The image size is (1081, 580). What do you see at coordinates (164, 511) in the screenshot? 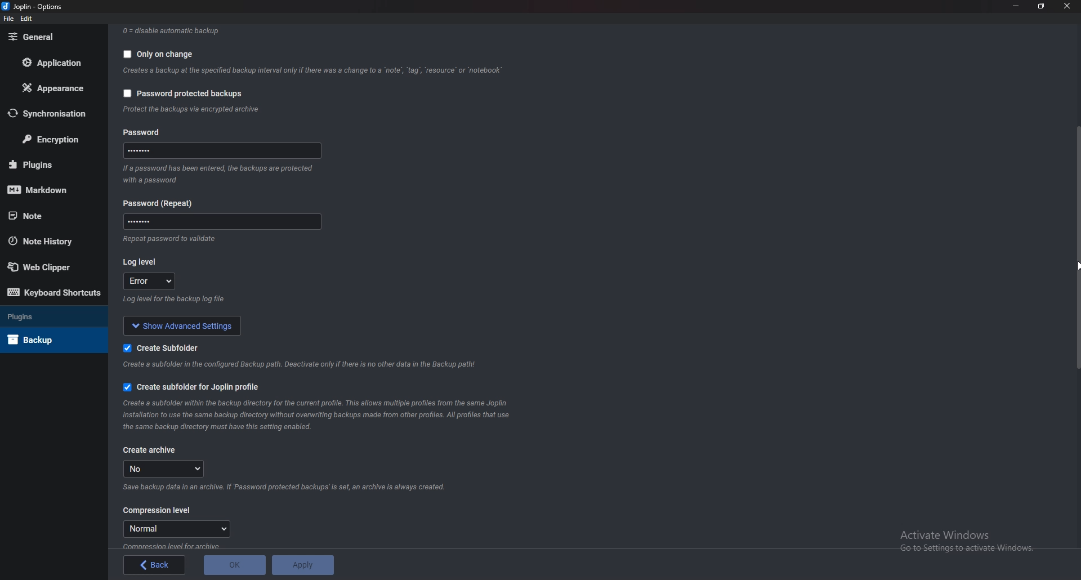
I see `Compression level` at bounding box center [164, 511].